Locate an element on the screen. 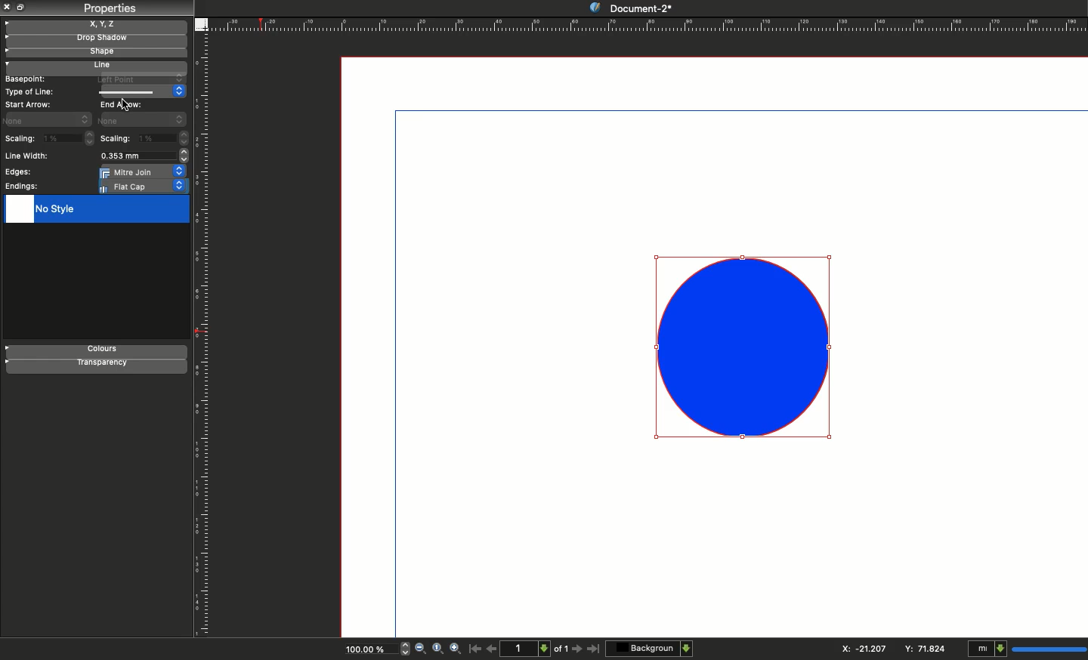  Scaling is located at coordinates (20, 140).